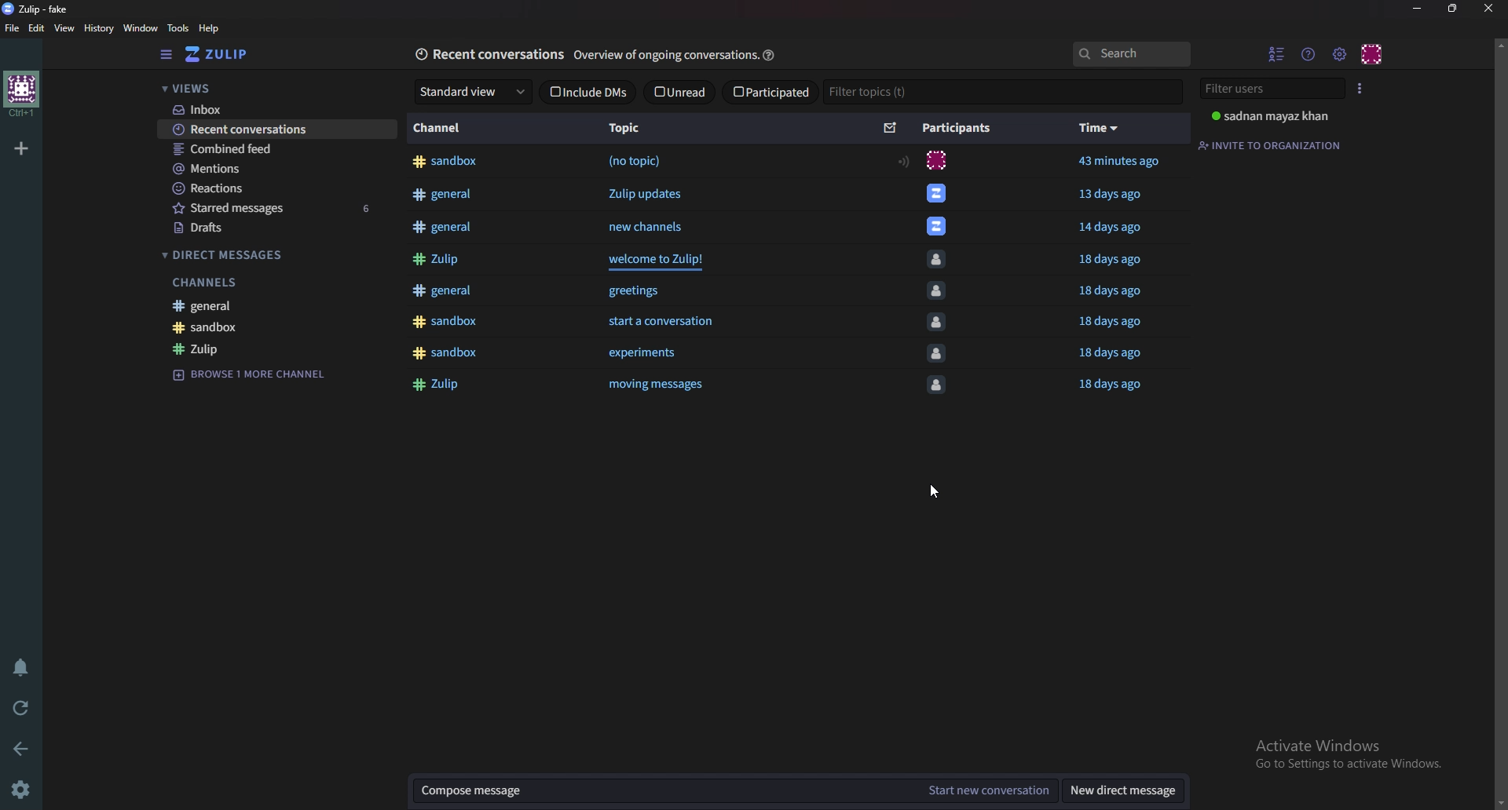  I want to click on Mentions, so click(276, 168).